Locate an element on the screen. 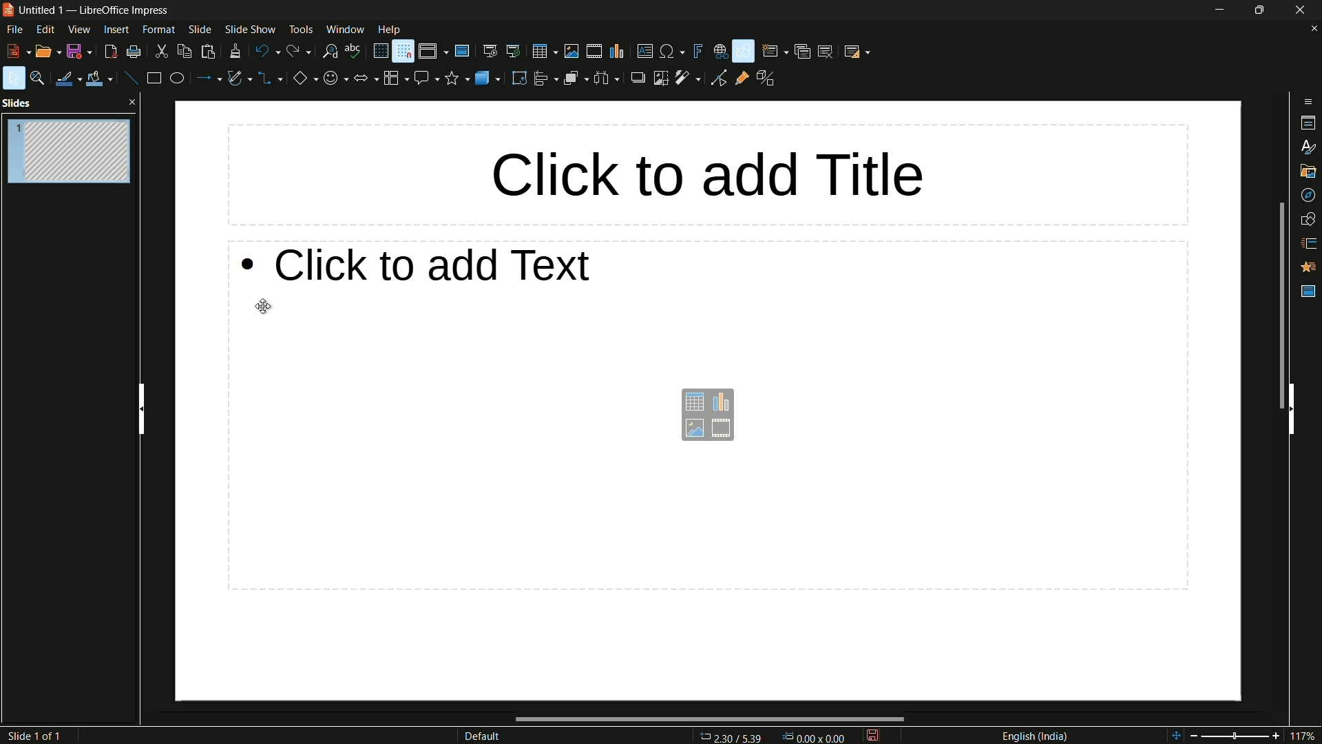  toggle point edit mode is located at coordinates (718, 80).